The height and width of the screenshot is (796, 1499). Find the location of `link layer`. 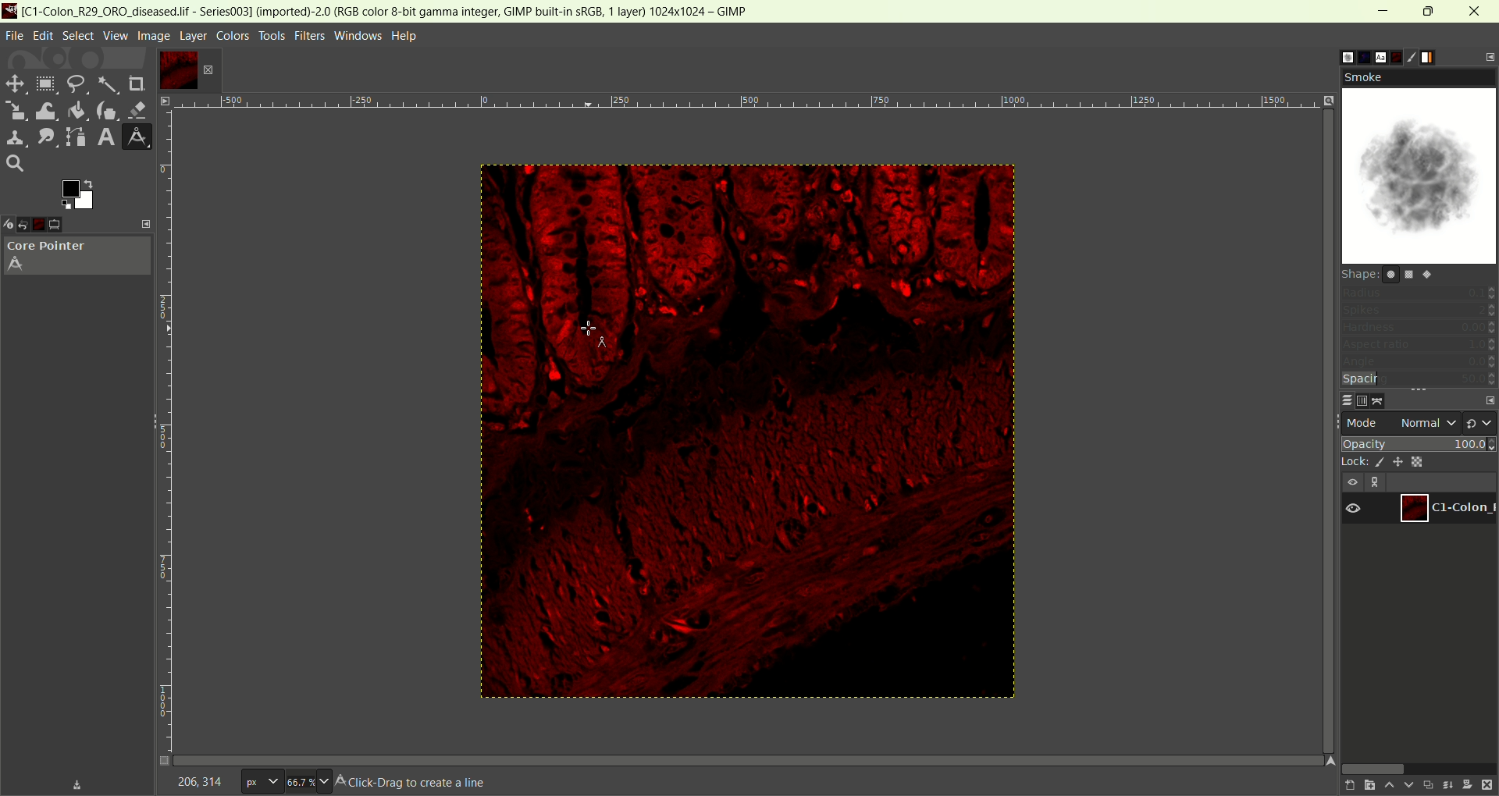

link layer is located at coordinates (1376, 483).